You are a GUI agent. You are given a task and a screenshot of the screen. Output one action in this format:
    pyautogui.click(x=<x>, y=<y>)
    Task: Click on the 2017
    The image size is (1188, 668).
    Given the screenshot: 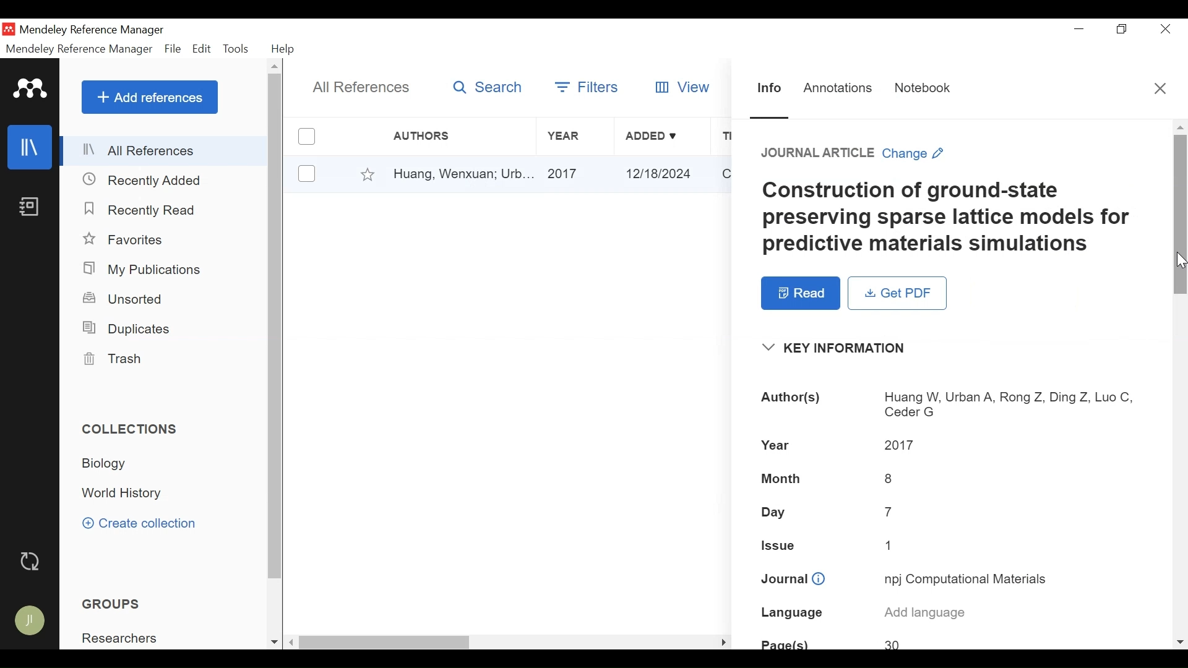 What is the action you would take?
    pyautogui.click(x=898, y=444)
    